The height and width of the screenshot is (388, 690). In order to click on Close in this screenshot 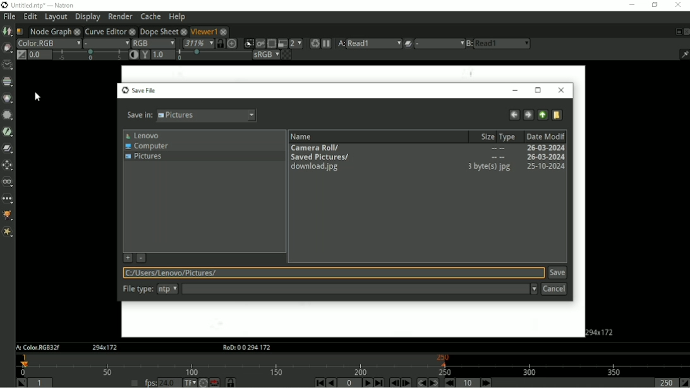, I will do `click(678, 5)`.